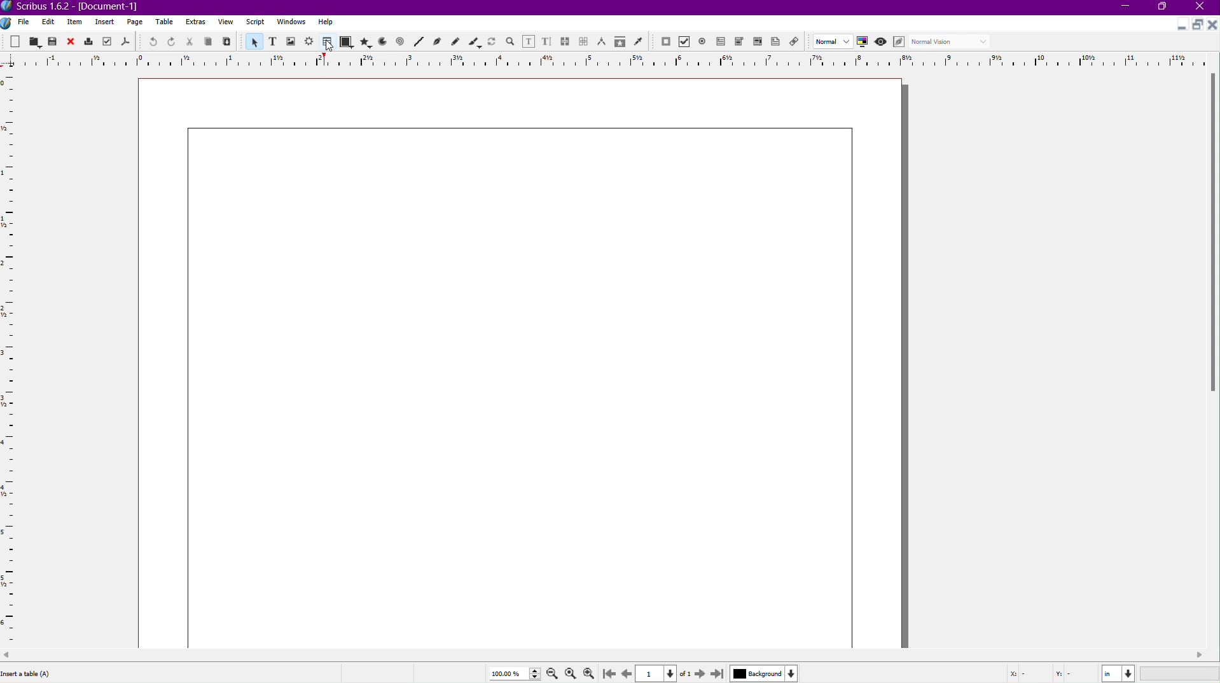  I want to click on Maximize, so click(1165, 8).